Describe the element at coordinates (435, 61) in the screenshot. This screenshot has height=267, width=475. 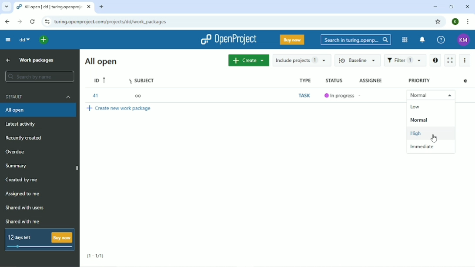
I see `Open details view` at that location.